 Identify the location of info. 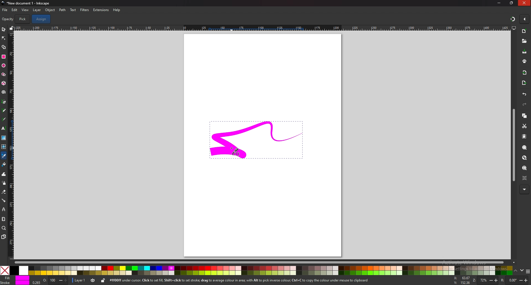
(241, 280).